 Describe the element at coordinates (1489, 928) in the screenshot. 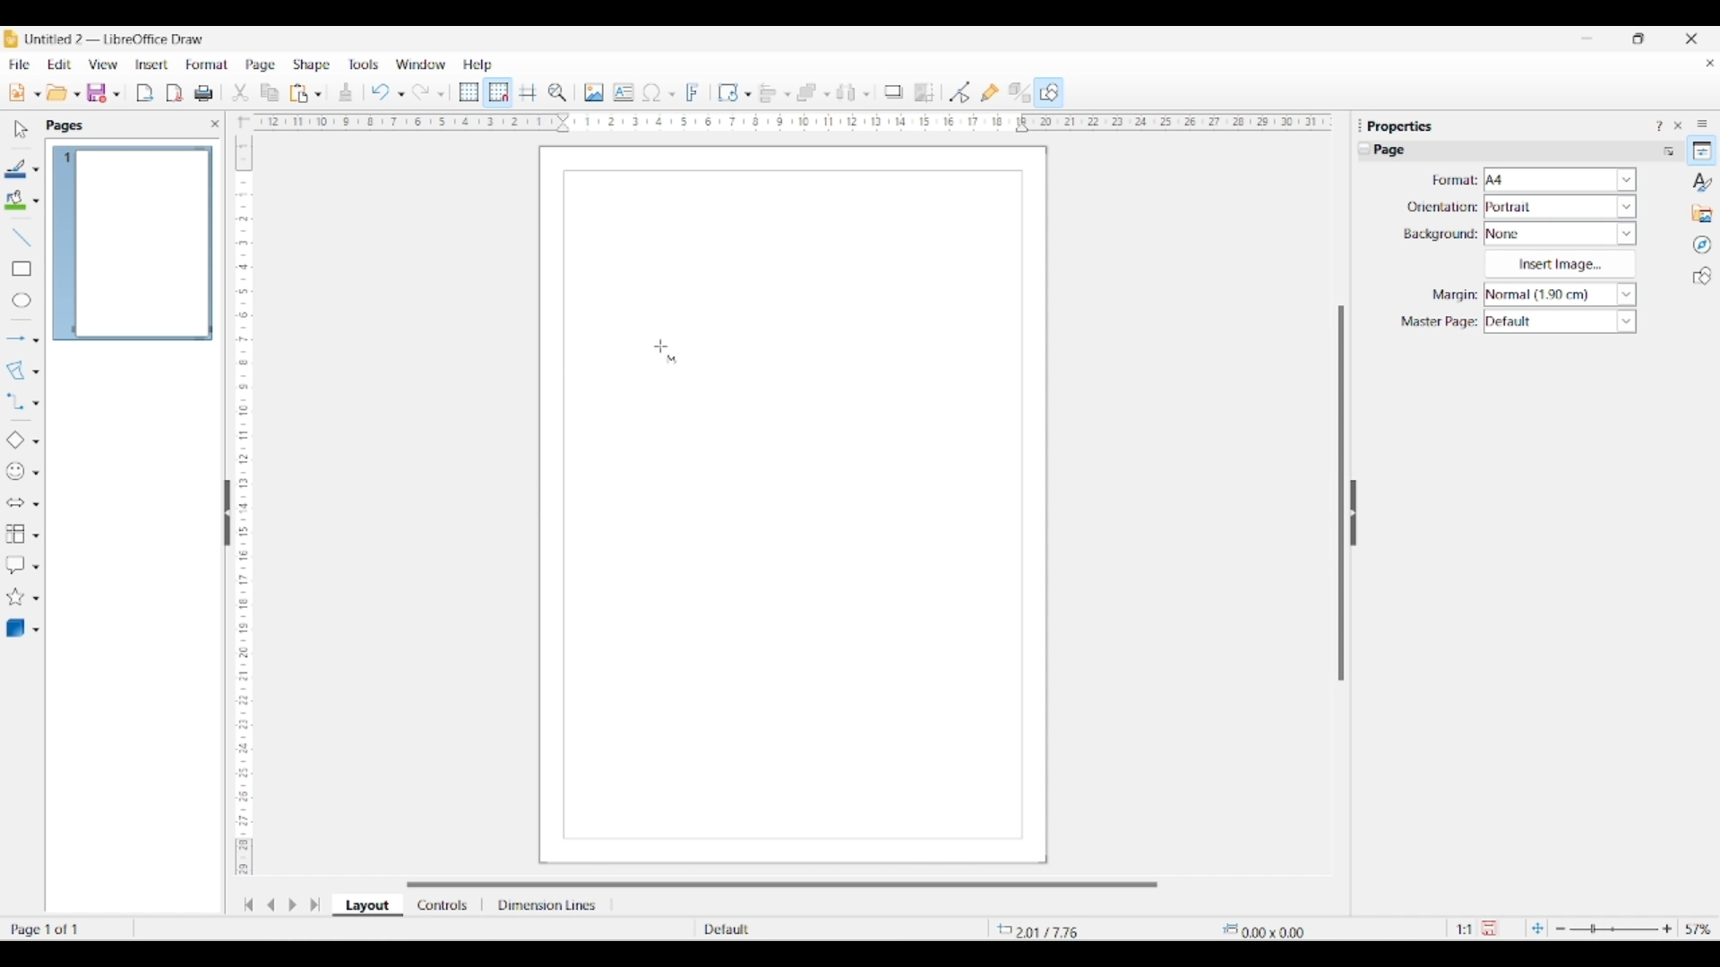

I see `Click to save modifications` at that location.